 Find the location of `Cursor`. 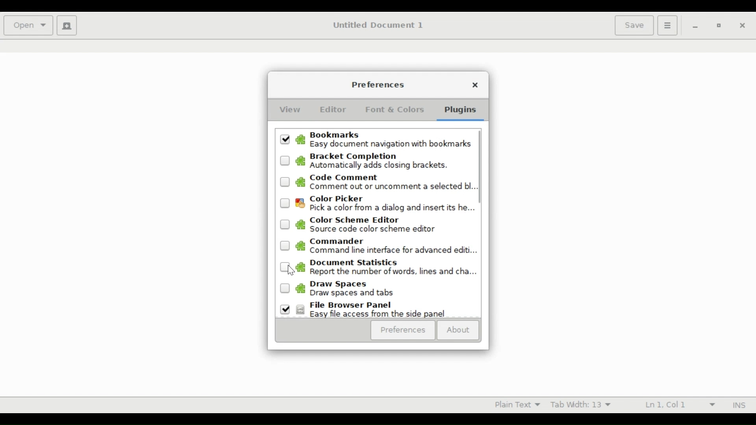

Cursor is located at coordinates (291, 272).